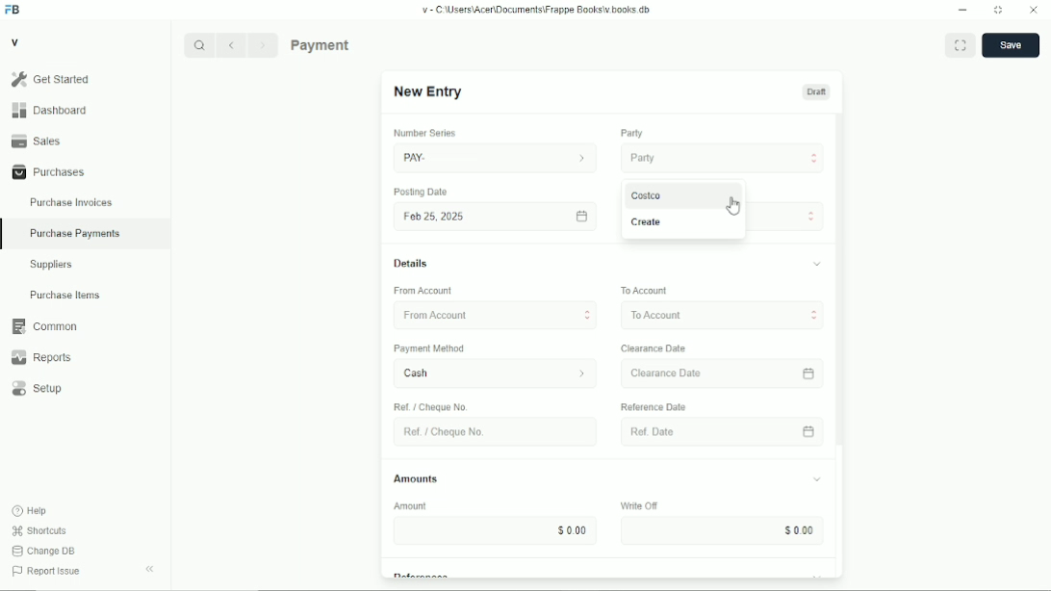  Describe the element at coordinates (411, 264) in the screenshot. I see `Details` at that location.